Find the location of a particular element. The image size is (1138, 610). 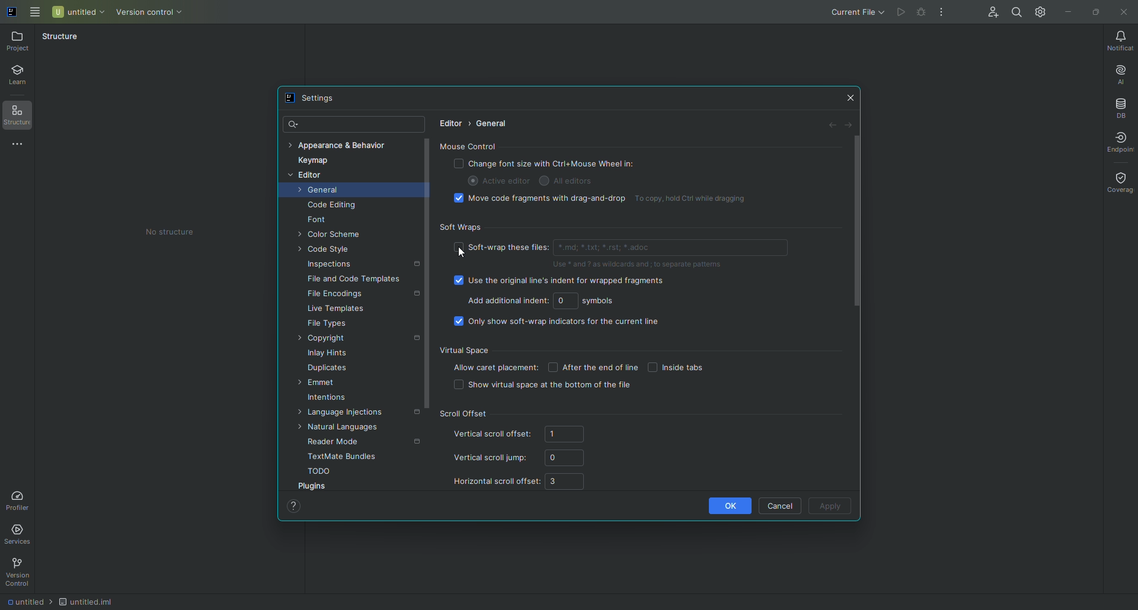

Settings is located at coordinates (315, 99).